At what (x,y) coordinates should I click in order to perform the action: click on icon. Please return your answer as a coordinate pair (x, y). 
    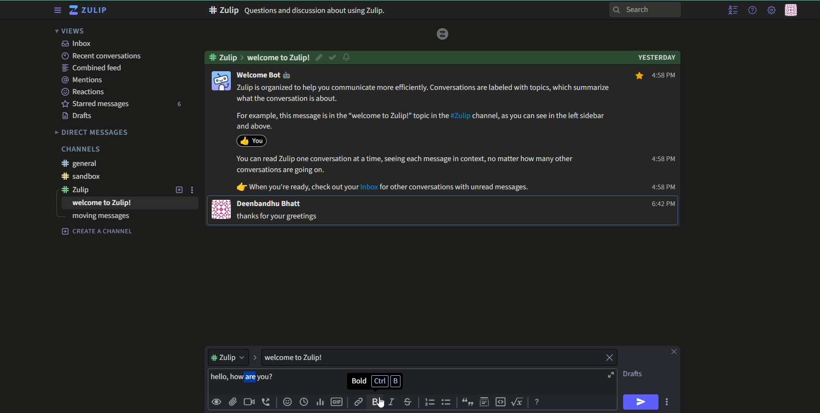
    Looking at the image, I should click on (222, 209).